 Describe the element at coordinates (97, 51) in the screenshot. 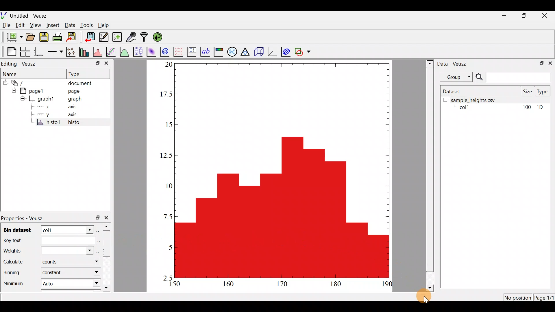

I see `histogram of a dataset` at that location.